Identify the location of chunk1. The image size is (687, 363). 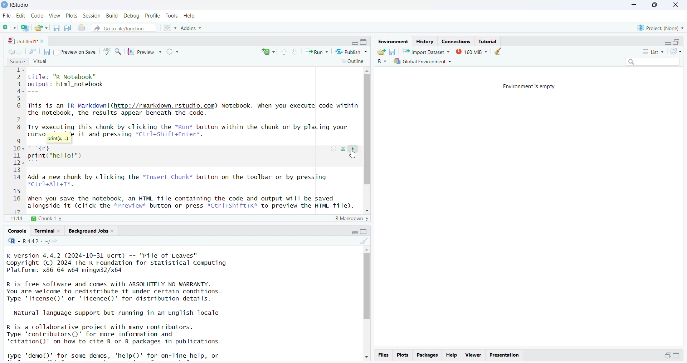
(51, 218).